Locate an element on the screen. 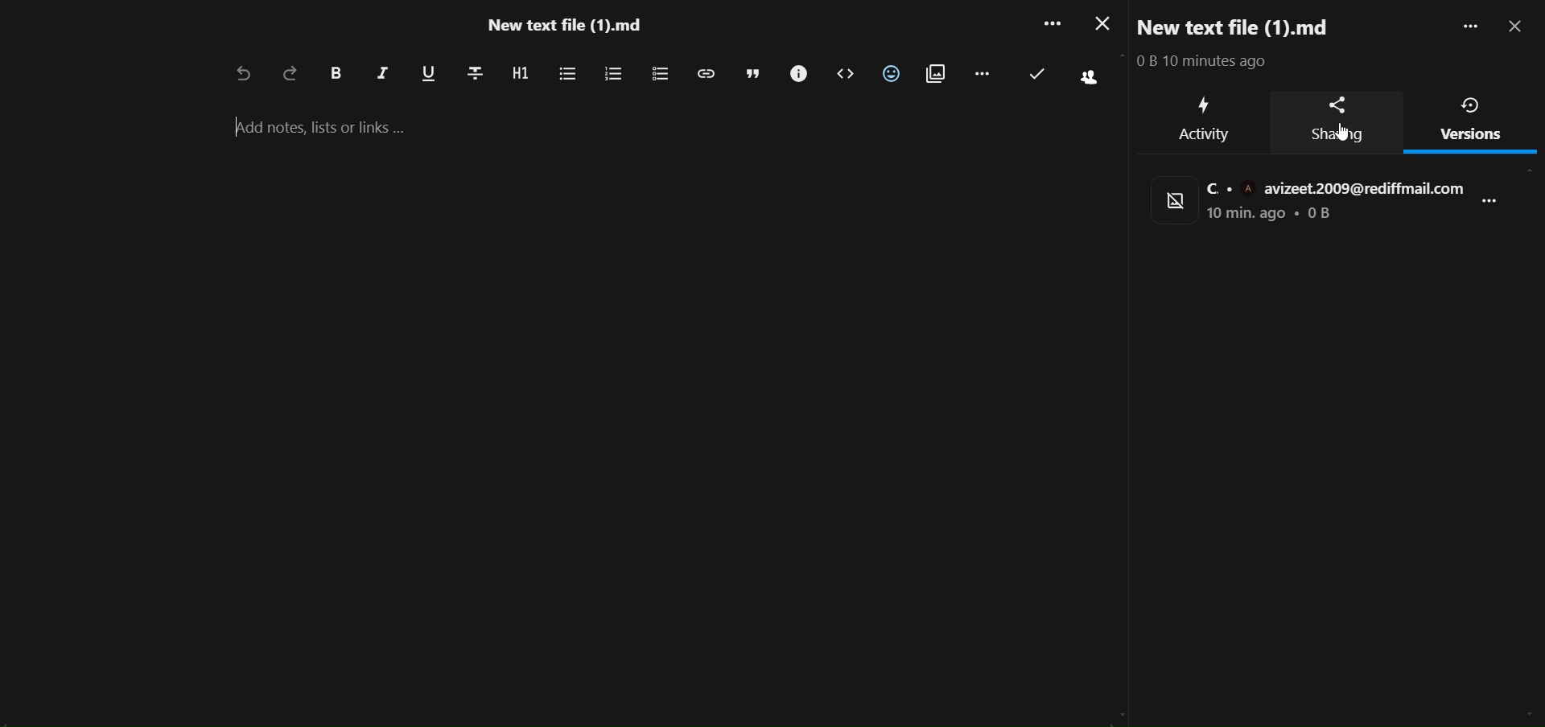  call out  is located at coordinates (797, 74).